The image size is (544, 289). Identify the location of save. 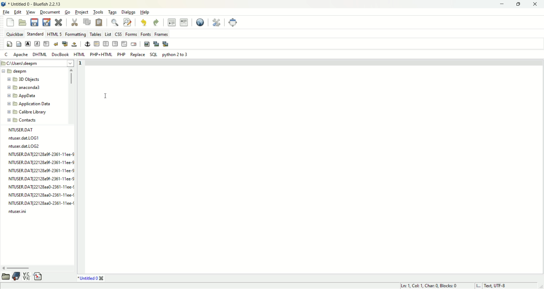
(34, 22).